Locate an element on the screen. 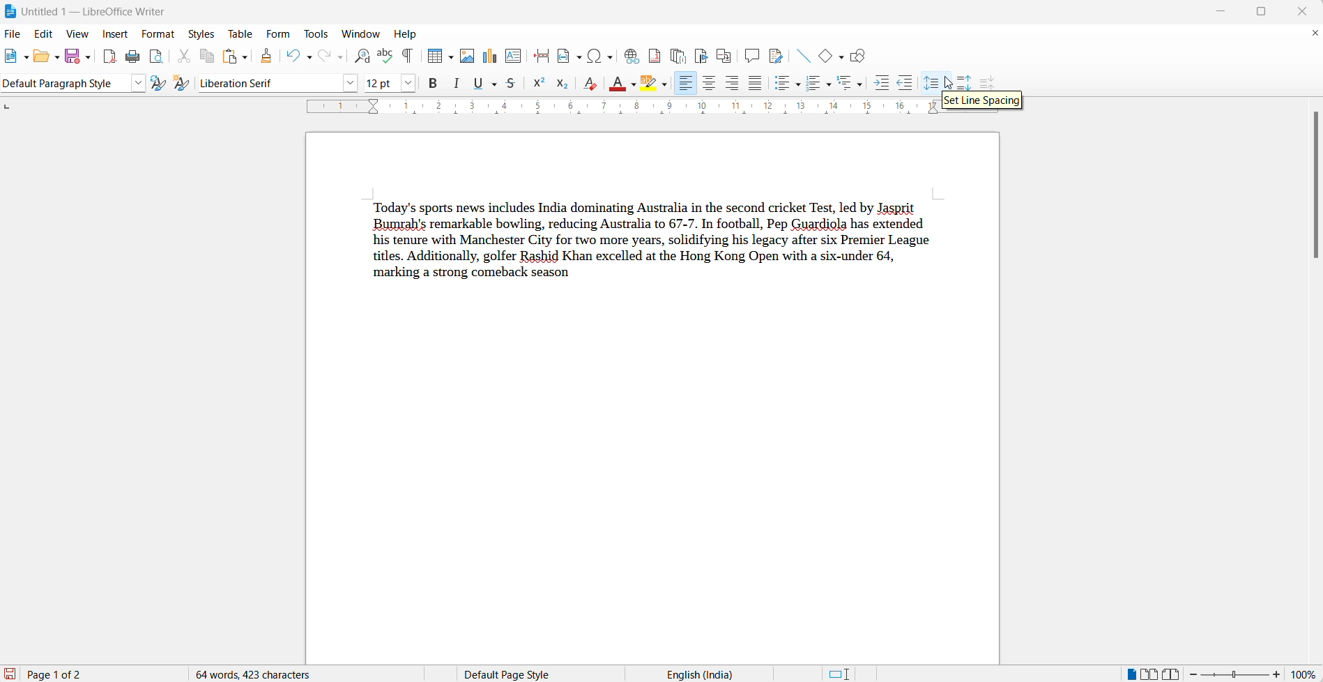 The width and height of the screenshot is (1323, 682). insert line is located at coordinates (804, 56).